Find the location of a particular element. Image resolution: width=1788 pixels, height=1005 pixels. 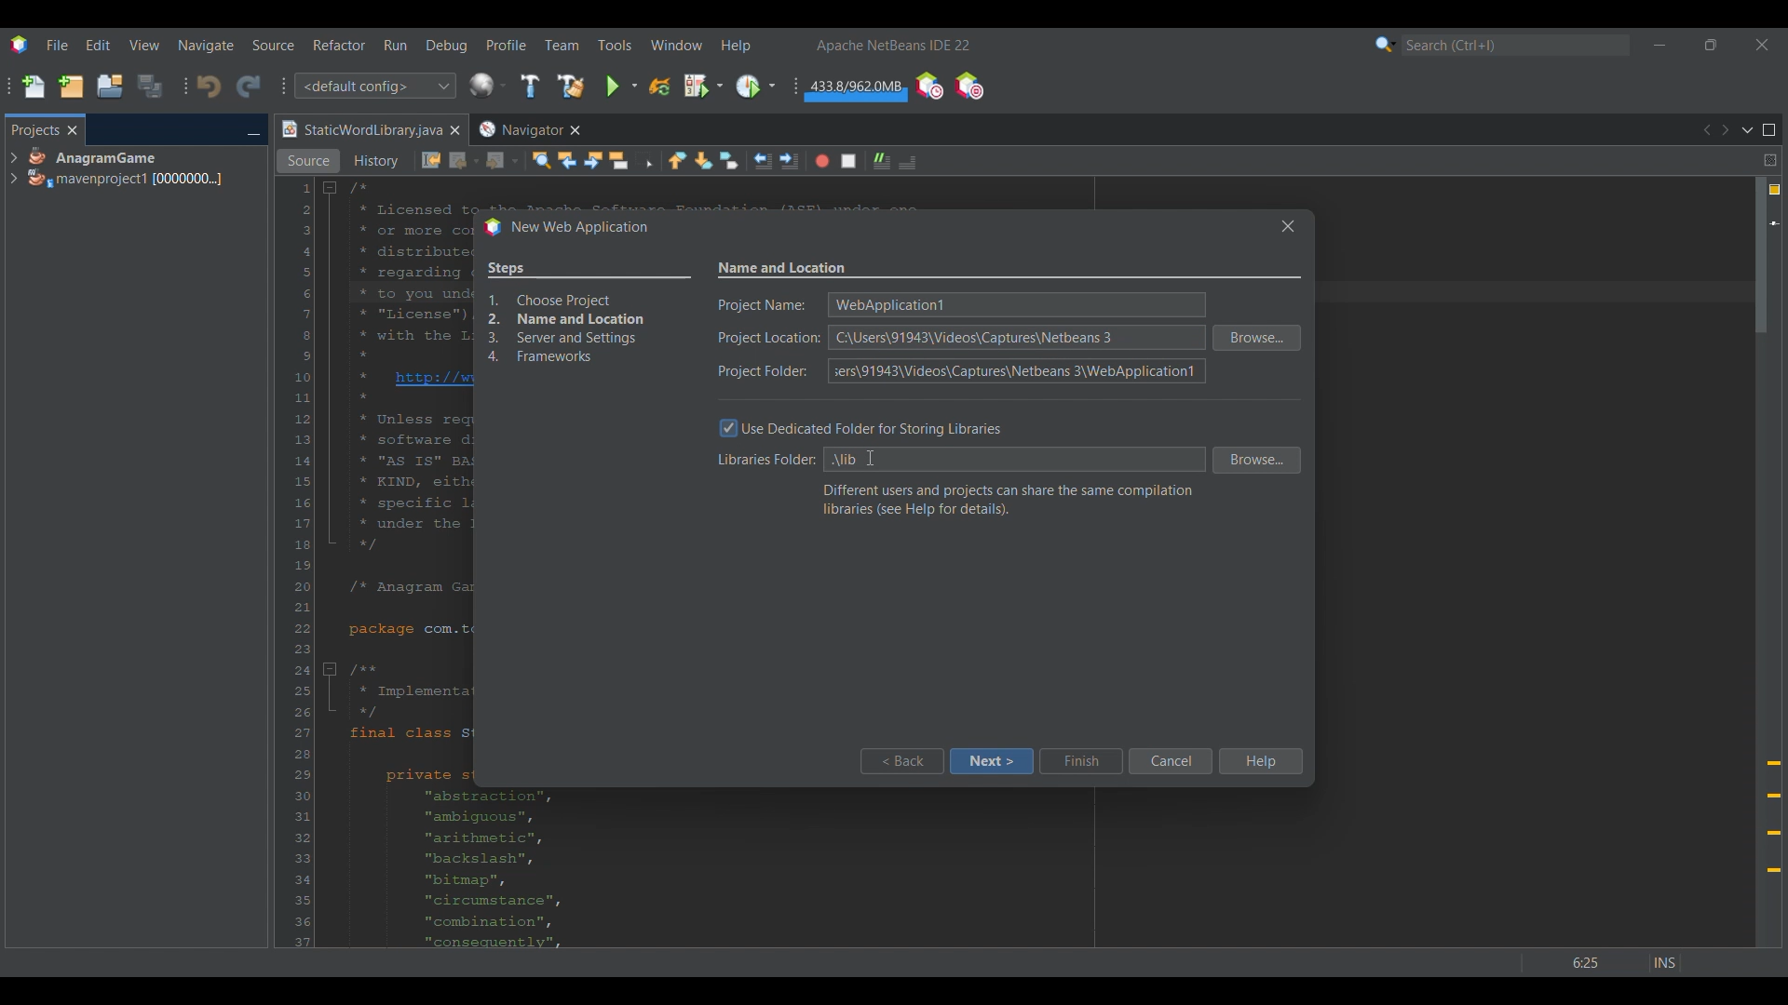

Expand is located at coordinates (13, 168).